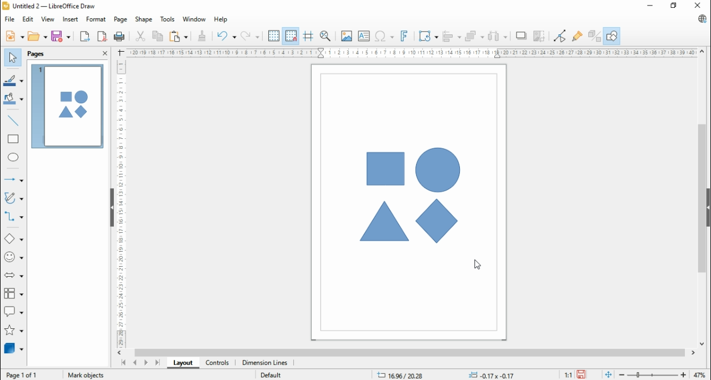  I want to click on select, so click(13, 58).